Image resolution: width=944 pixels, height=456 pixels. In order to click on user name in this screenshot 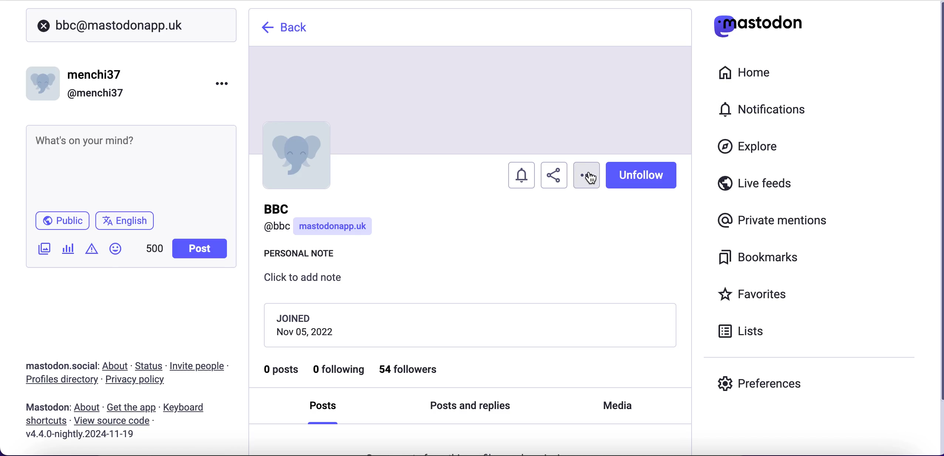, I will do `click(77, 83)`.